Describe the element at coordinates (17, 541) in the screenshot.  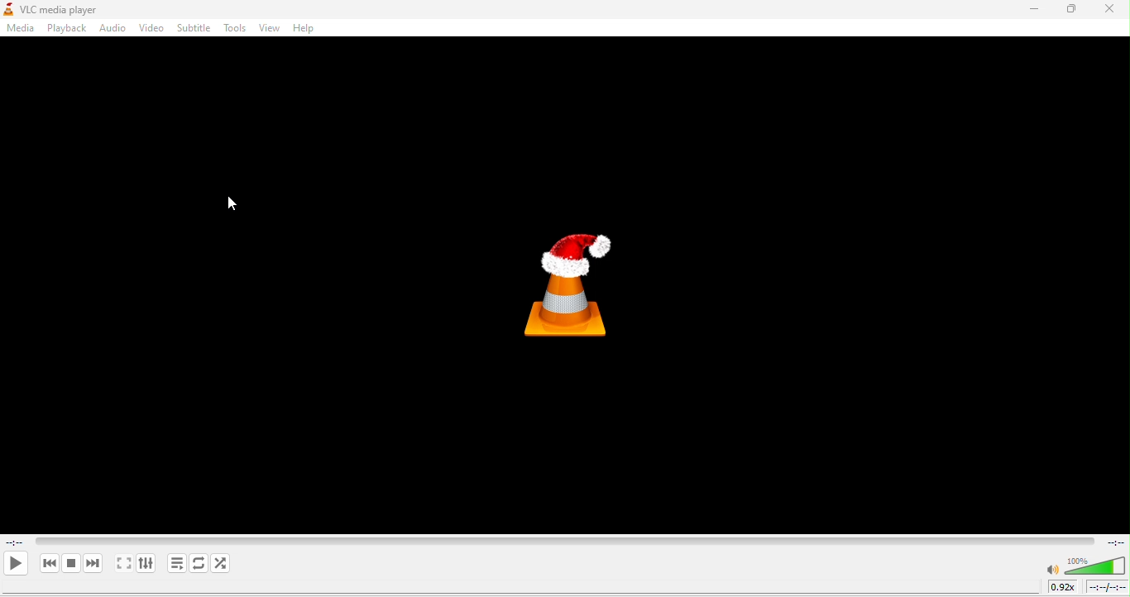
I see `elapsed time` at that location.